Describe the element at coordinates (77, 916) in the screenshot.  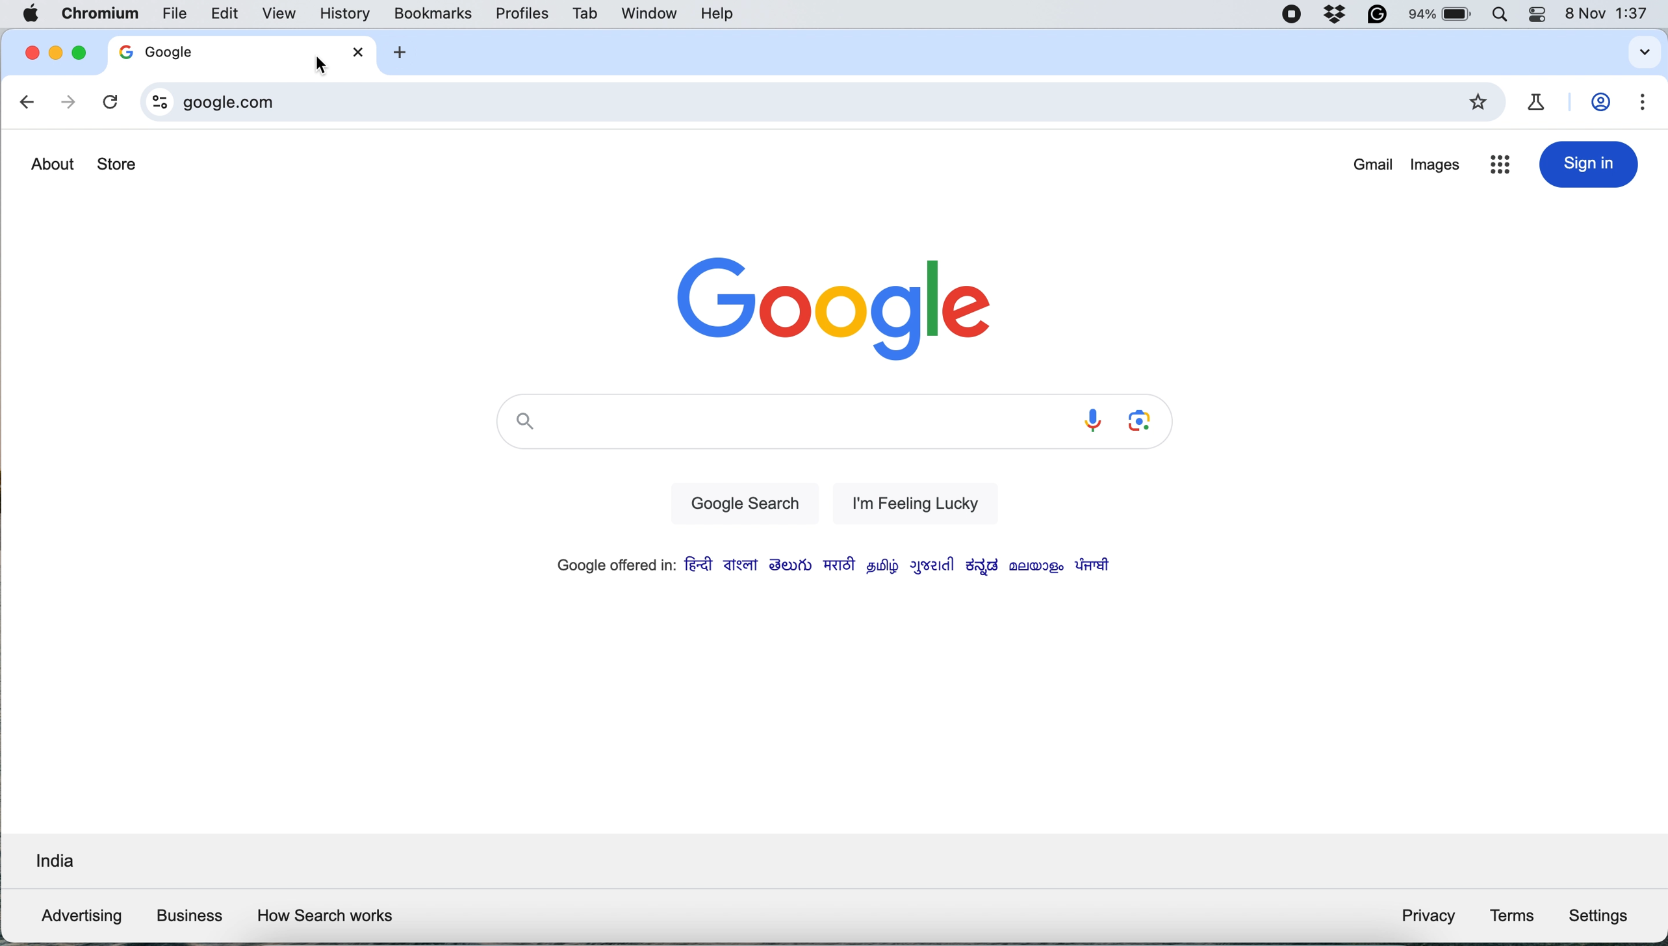
I see `advertising` at that location.